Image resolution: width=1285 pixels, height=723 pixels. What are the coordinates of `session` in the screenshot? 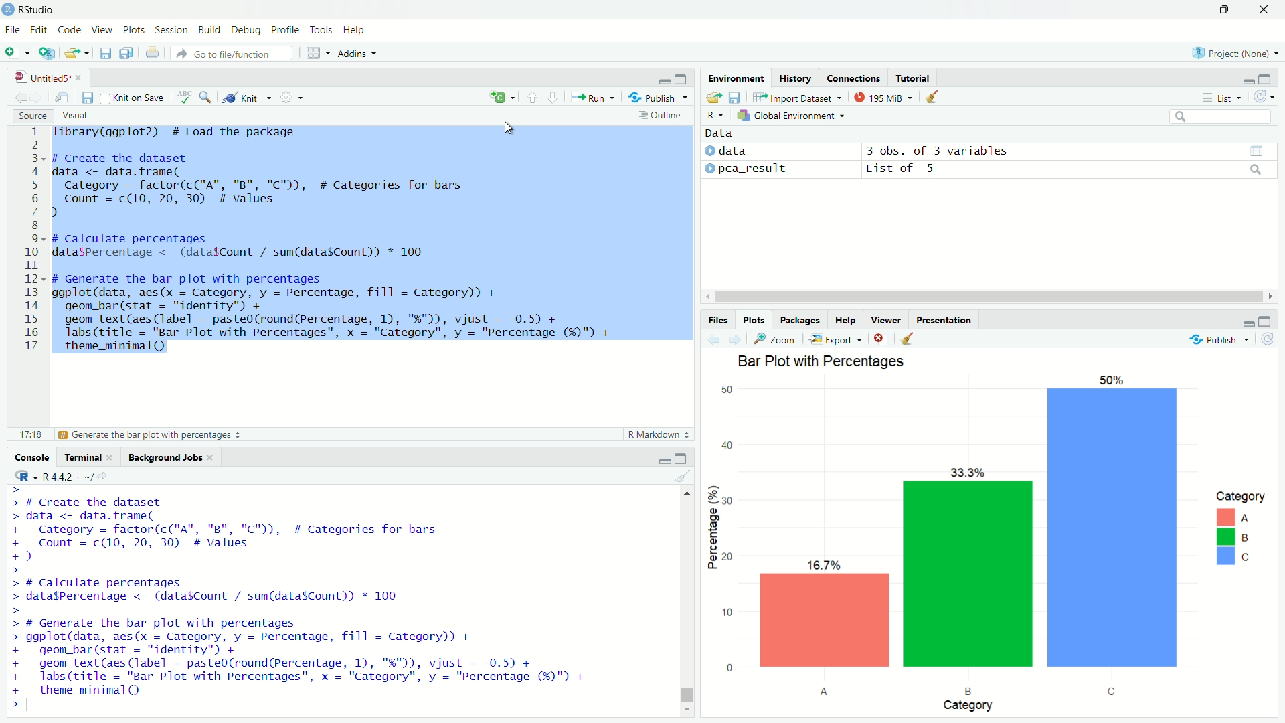 It's located at (174, 31).